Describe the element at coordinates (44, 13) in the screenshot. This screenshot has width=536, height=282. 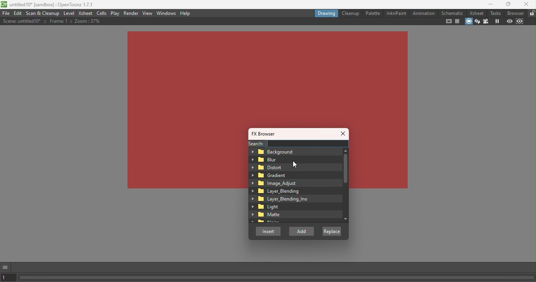
I see `Scan & Cleanup` at that location.